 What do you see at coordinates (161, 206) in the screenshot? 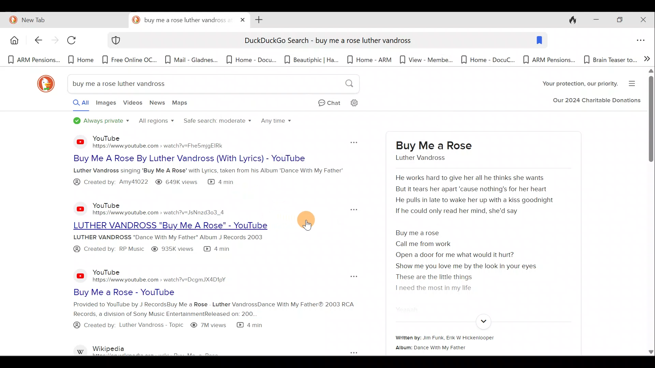
I see `YouTube - https://www.youtube.com » watch?v=JsNnzd303_4` at bounding box center [161, 206].